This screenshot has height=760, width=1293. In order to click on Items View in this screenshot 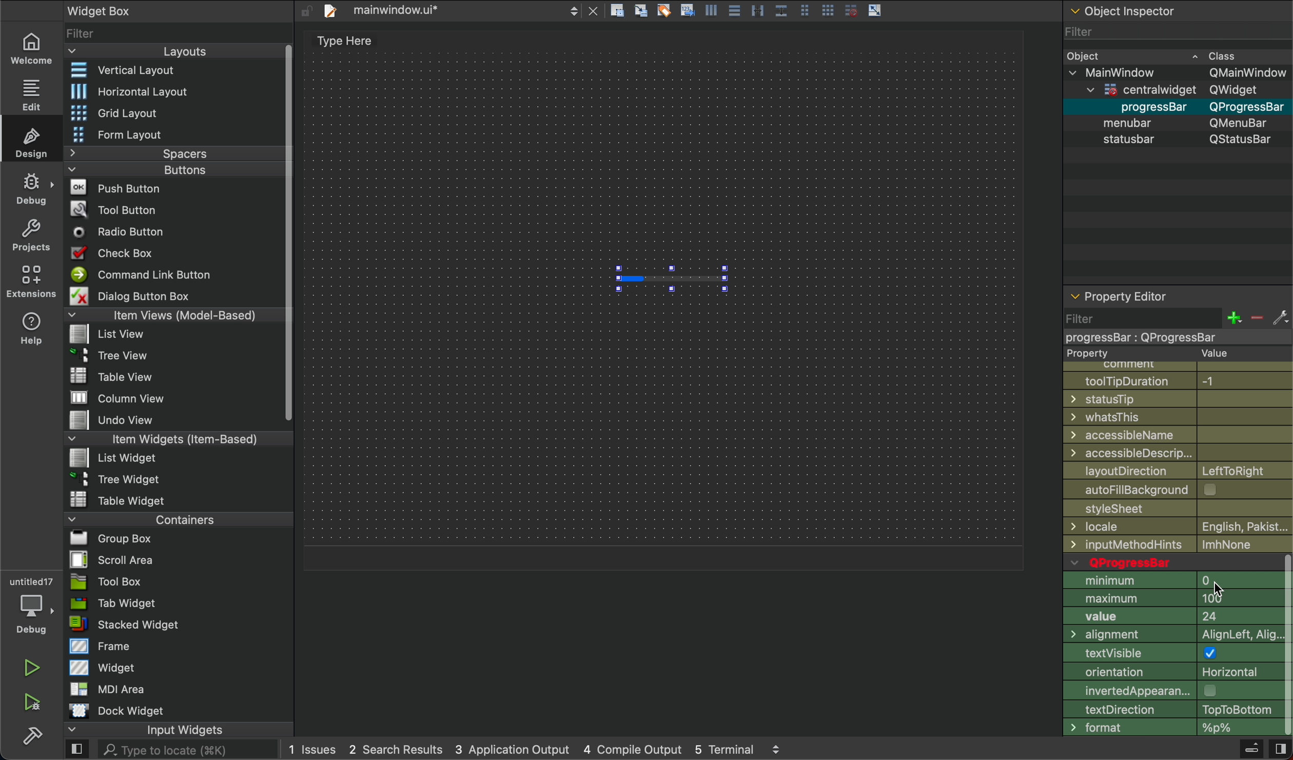, I will do `click(170, 314)`.